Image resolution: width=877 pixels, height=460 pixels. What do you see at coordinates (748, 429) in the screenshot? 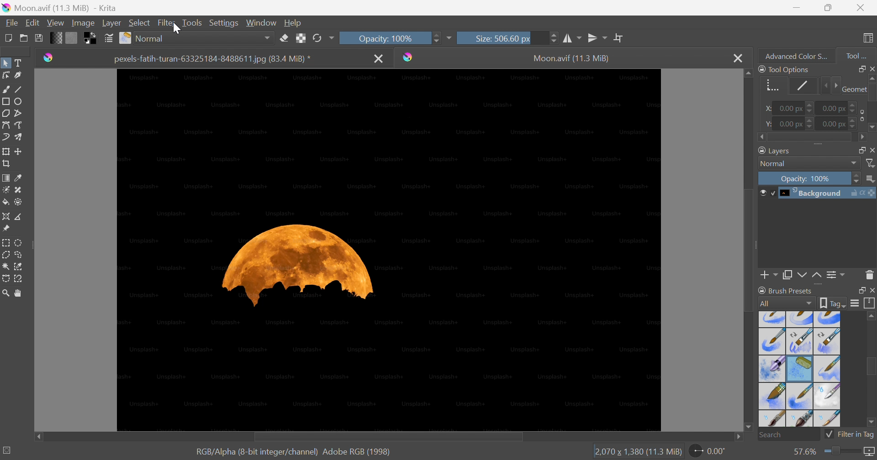
I see `Scroll down` at bounding box center [748, 429].